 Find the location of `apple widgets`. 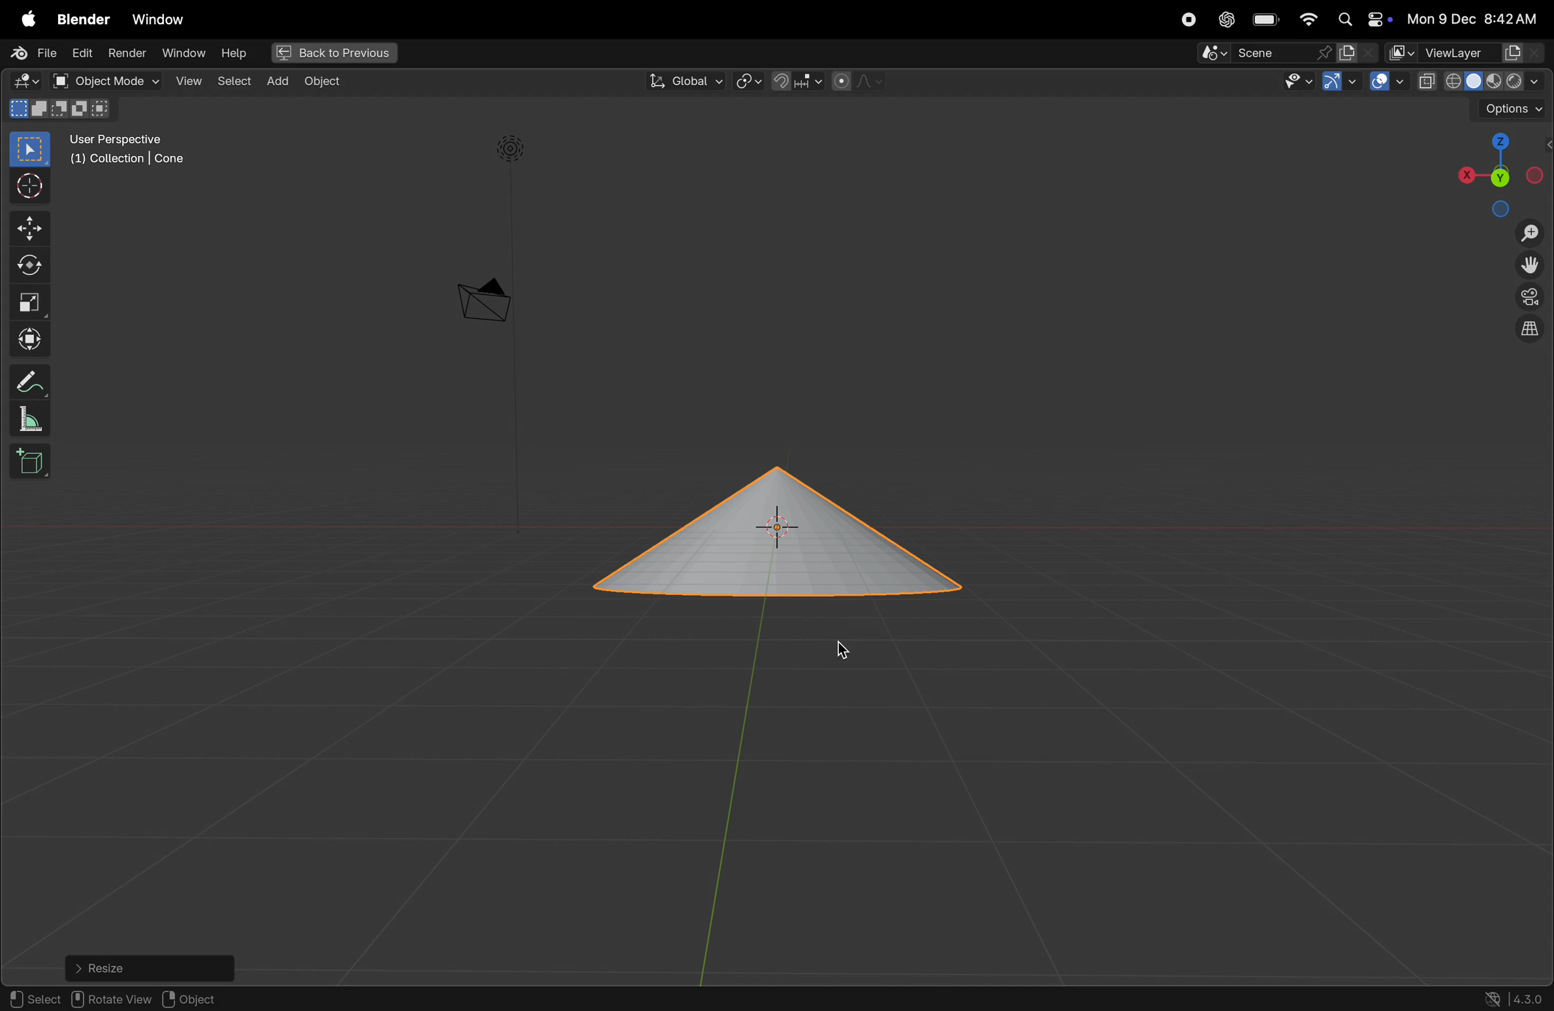

apple widgets is located at coordinates (1361, 19).